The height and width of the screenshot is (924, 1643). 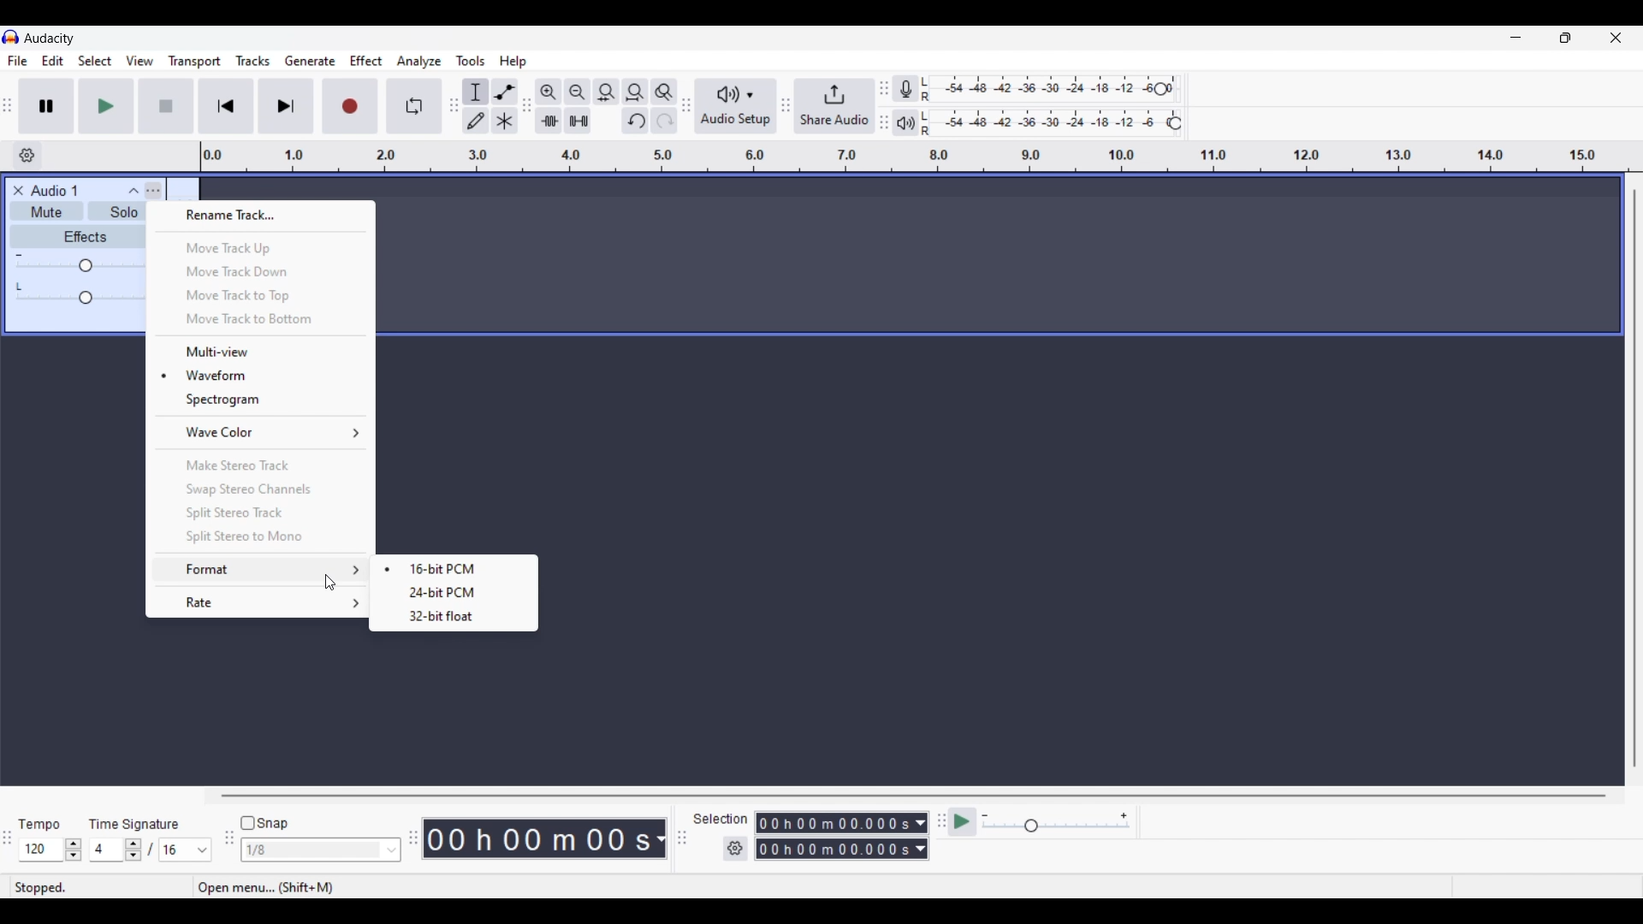 What do you see at coordinates (1515, 38) in the screenshot?
I see `Minimize` at bounding box center [1515, 38].